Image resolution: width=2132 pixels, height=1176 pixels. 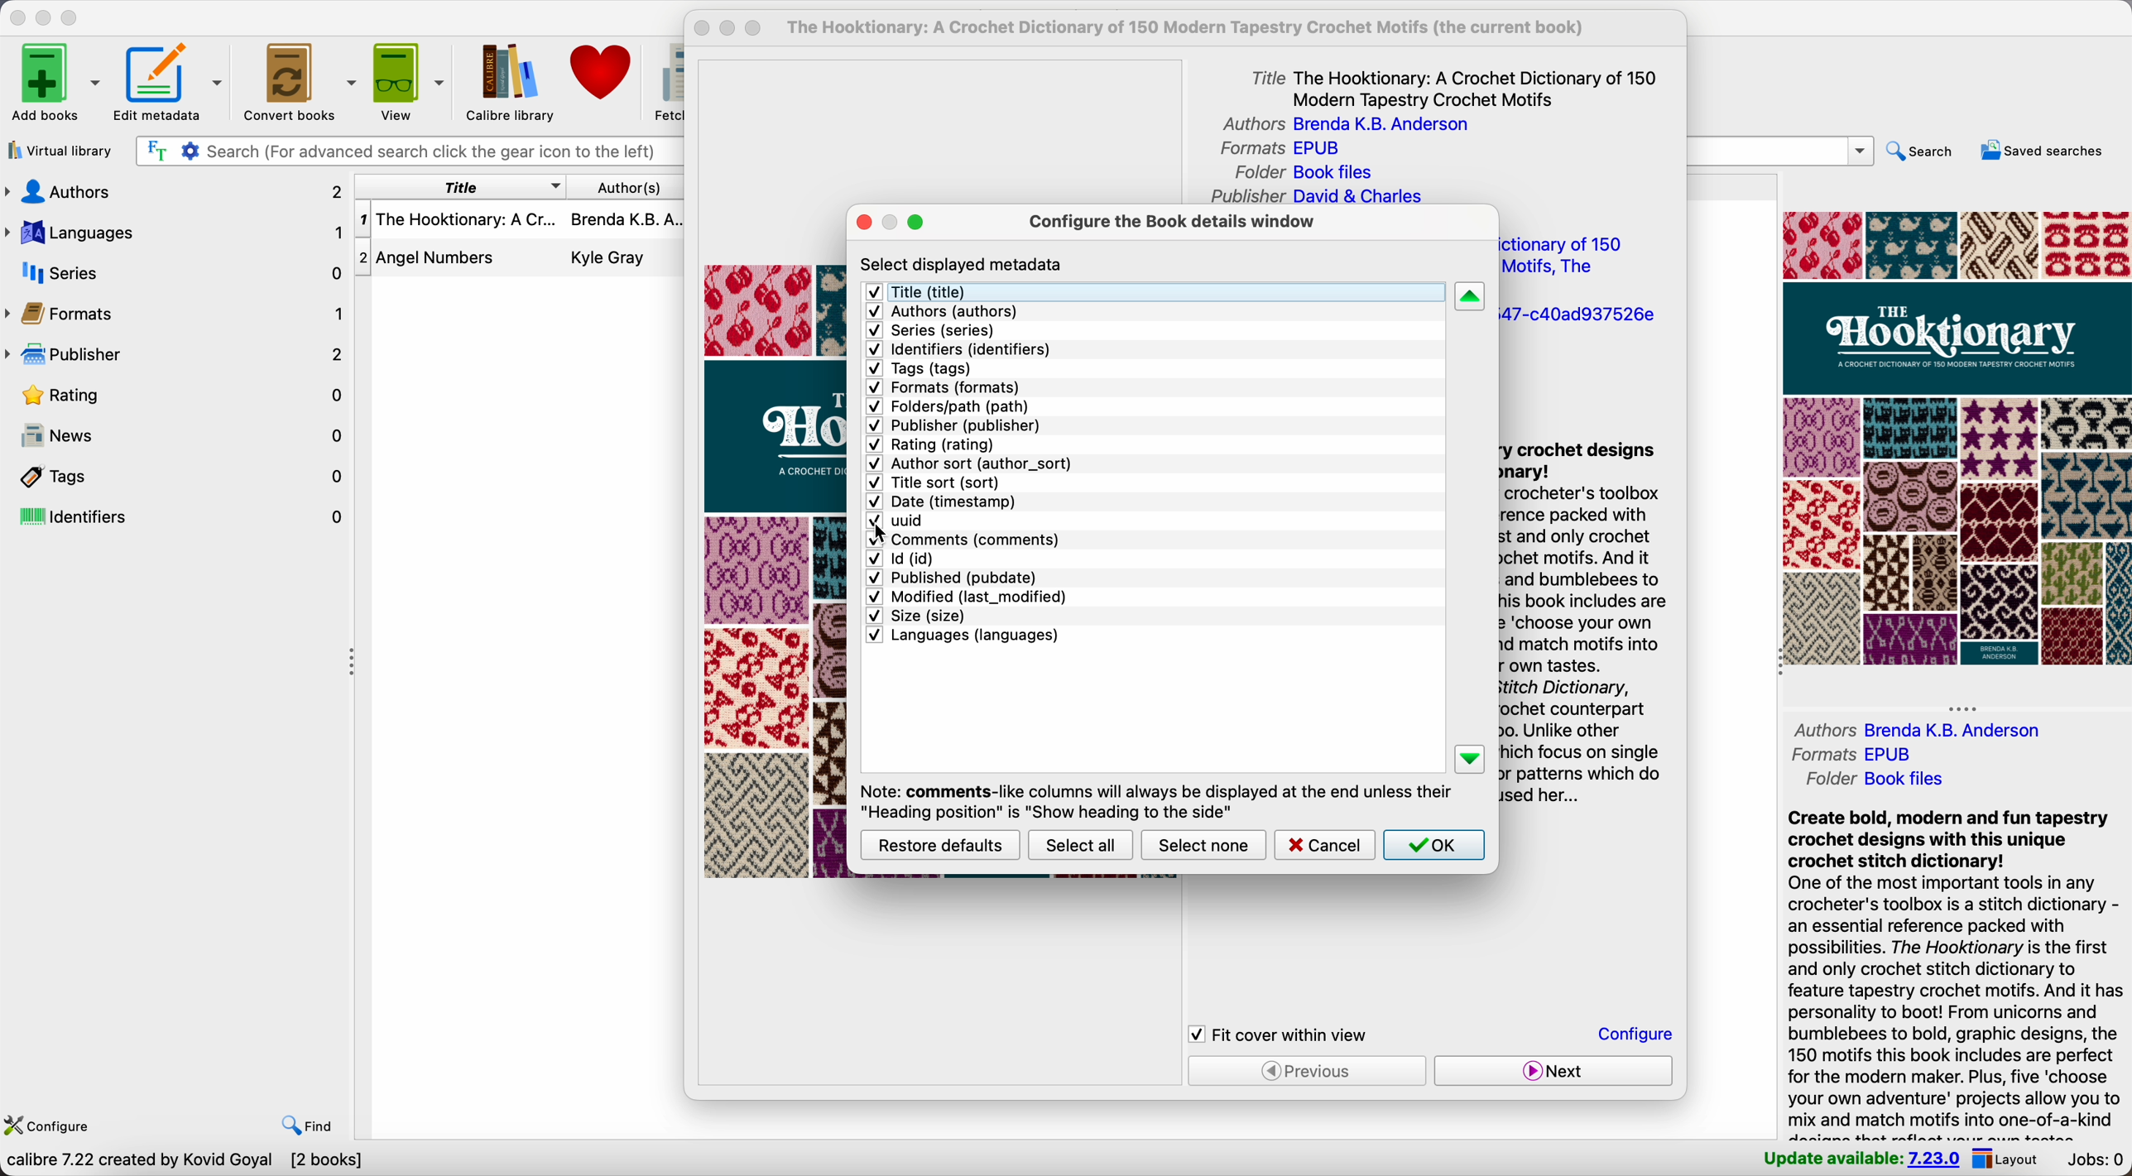 I want to click on author sort, so click(x=970, y=463).